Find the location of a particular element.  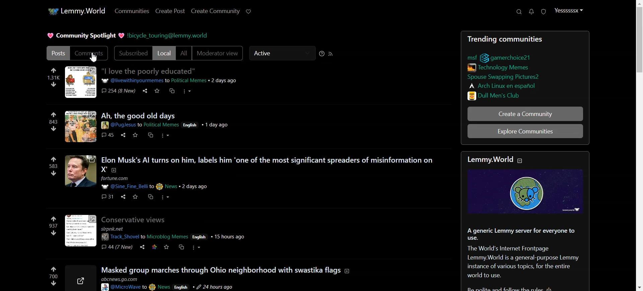

more is located at coordinates (165, 196).